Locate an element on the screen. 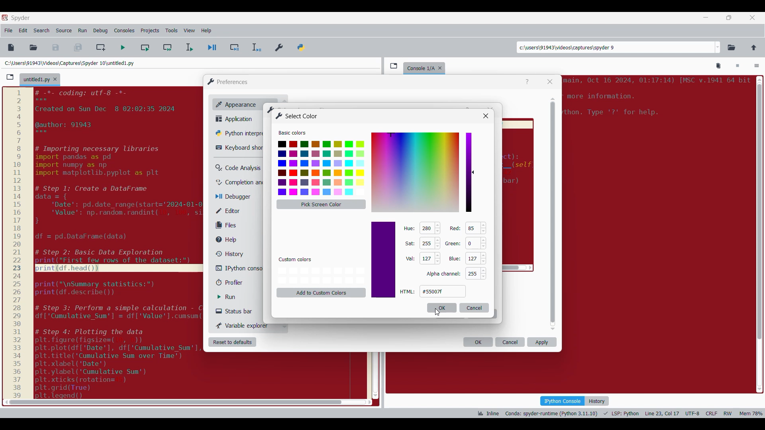 The height and width of the screenshot is (430, 765). console is located at coordinates (419, 67).